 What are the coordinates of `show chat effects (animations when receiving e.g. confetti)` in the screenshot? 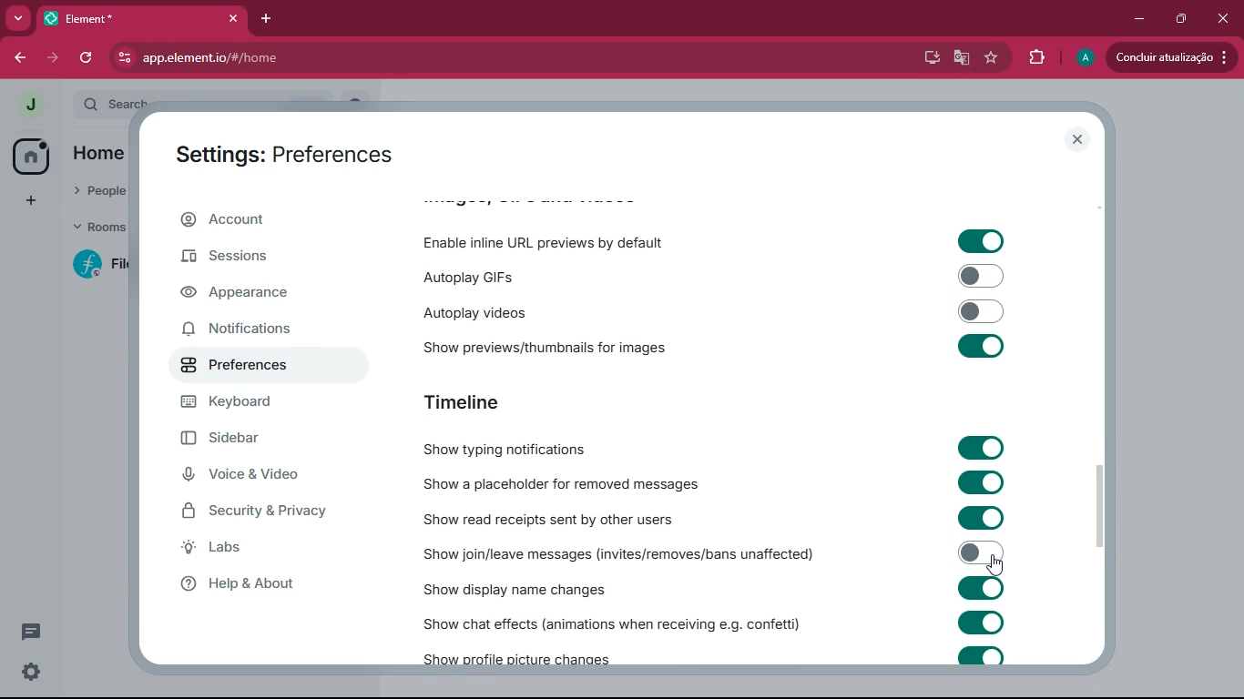 It's located at (606, 623).